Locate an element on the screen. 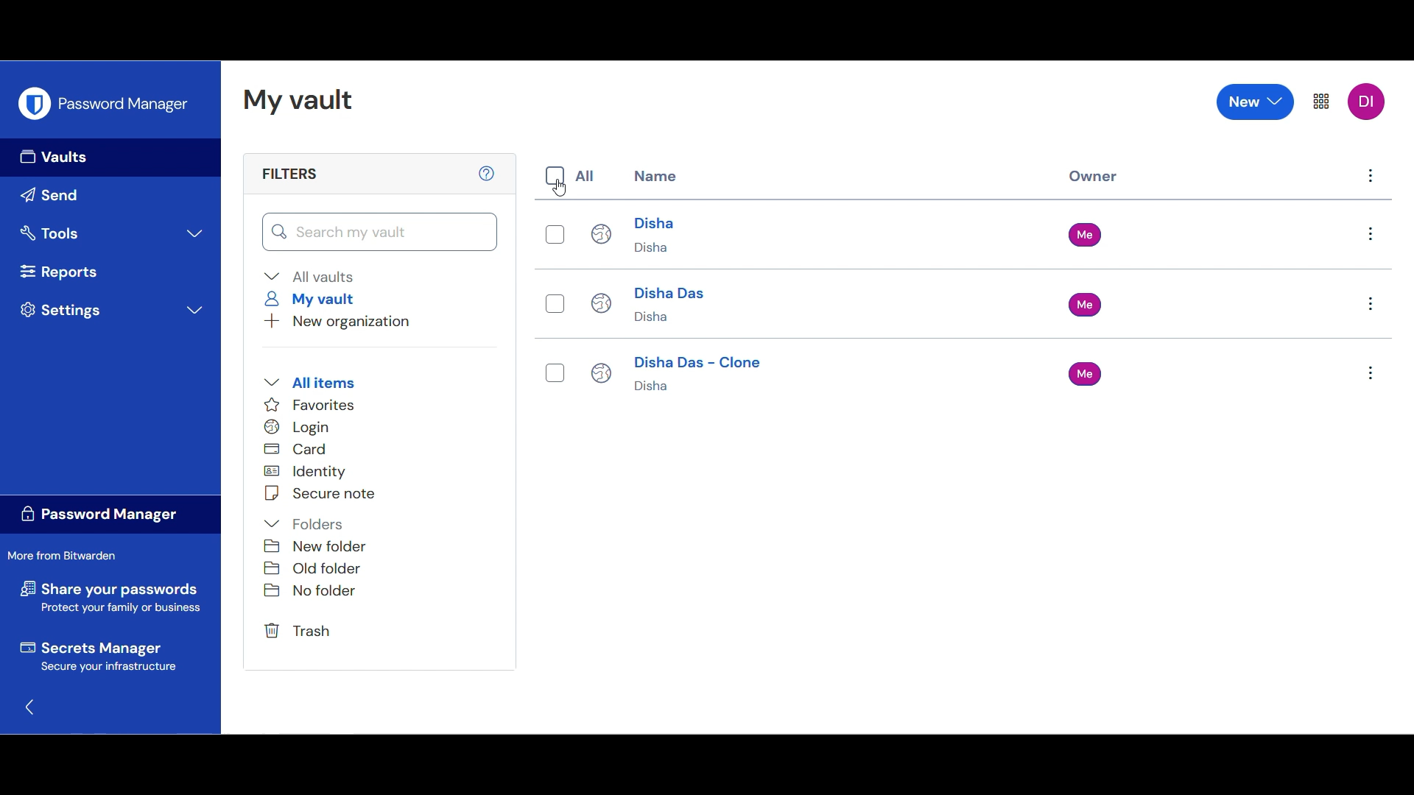  Indicates toggle on/off is located at coordinates (556, 234).